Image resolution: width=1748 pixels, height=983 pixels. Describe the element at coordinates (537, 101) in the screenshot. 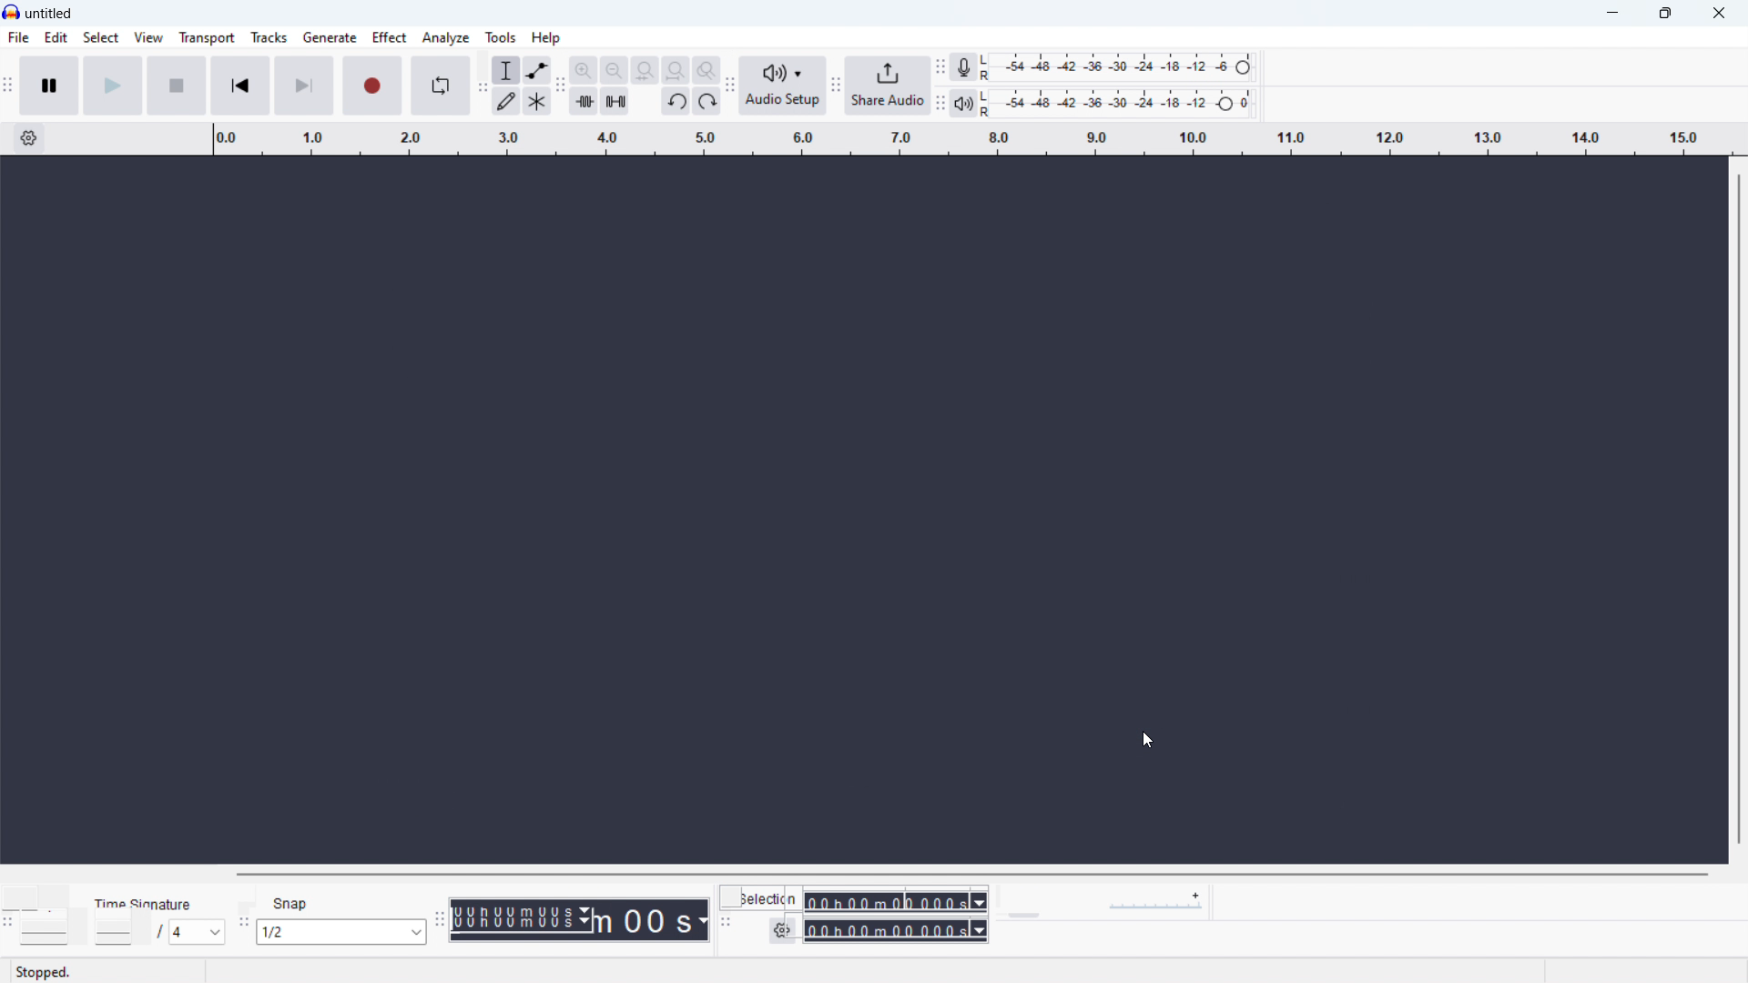

I see `multi tool` at that location.